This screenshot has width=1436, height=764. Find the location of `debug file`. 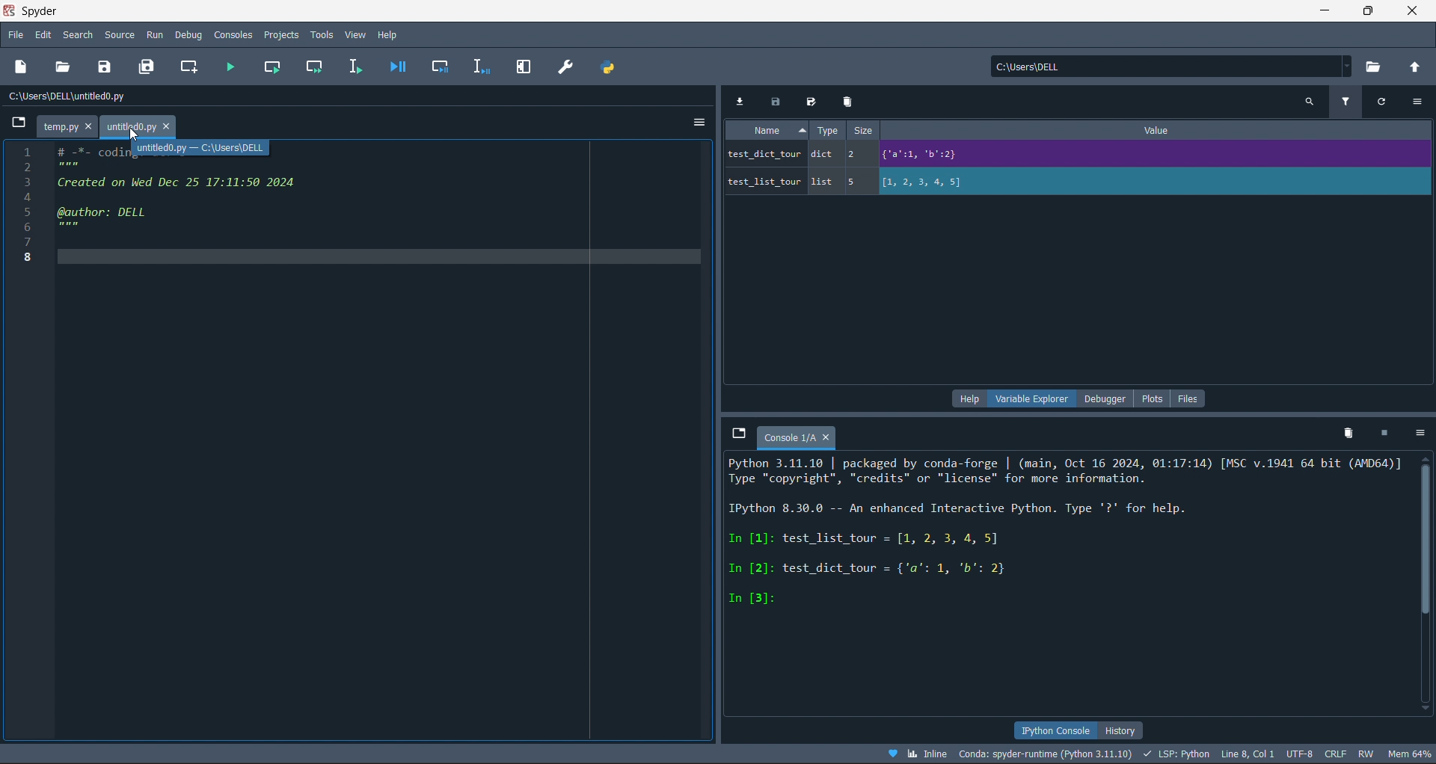

debug file is located at coordinates (399, 67).